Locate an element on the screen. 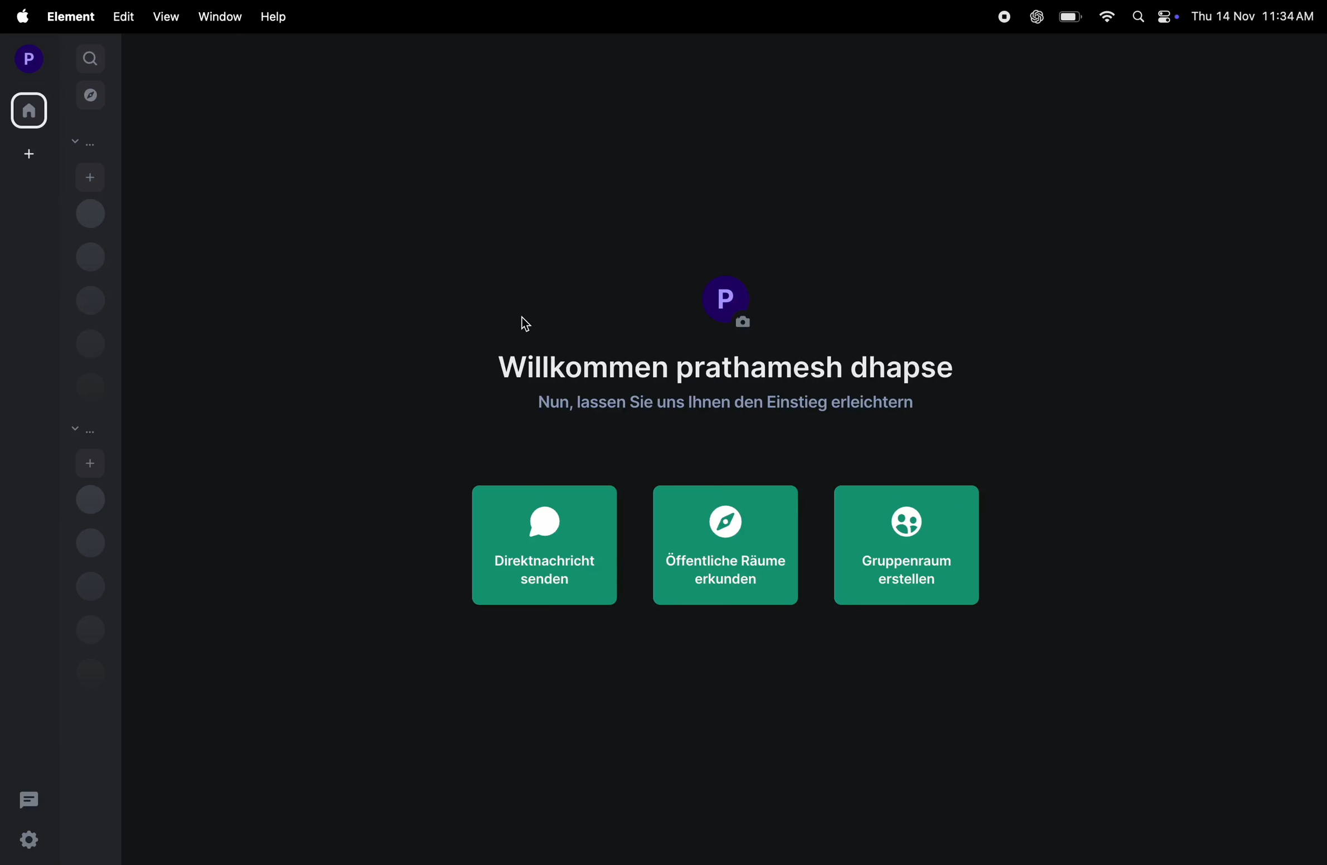 This screenshot has width=1327, height=865. send direct msg is located at coordinates (544, 545).